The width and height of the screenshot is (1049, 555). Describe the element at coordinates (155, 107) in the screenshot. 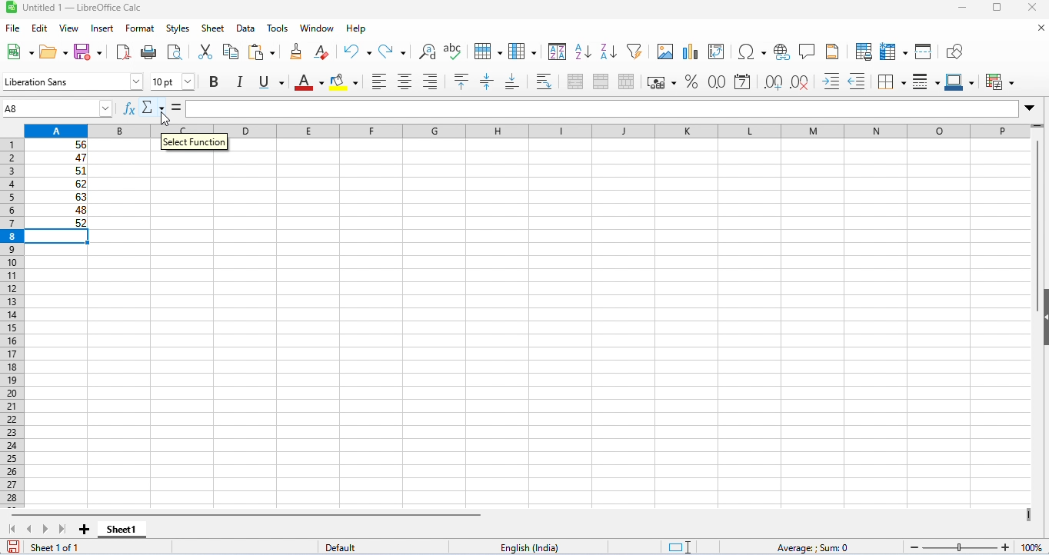

I see `select function` at that location.